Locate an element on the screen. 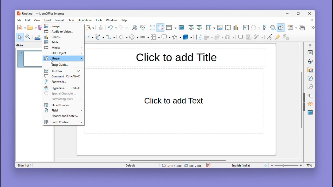  Gallery is located at coordinates (309, 70).